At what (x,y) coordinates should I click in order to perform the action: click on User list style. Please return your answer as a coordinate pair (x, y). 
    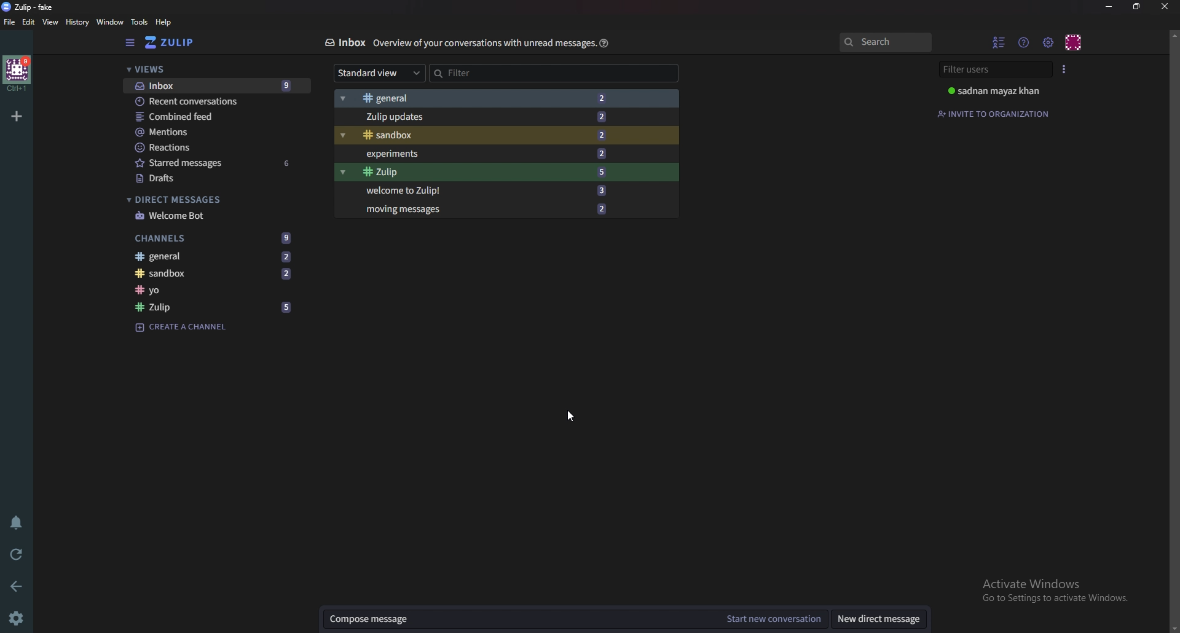
    Looking at the image, I should click on (1063, 69).